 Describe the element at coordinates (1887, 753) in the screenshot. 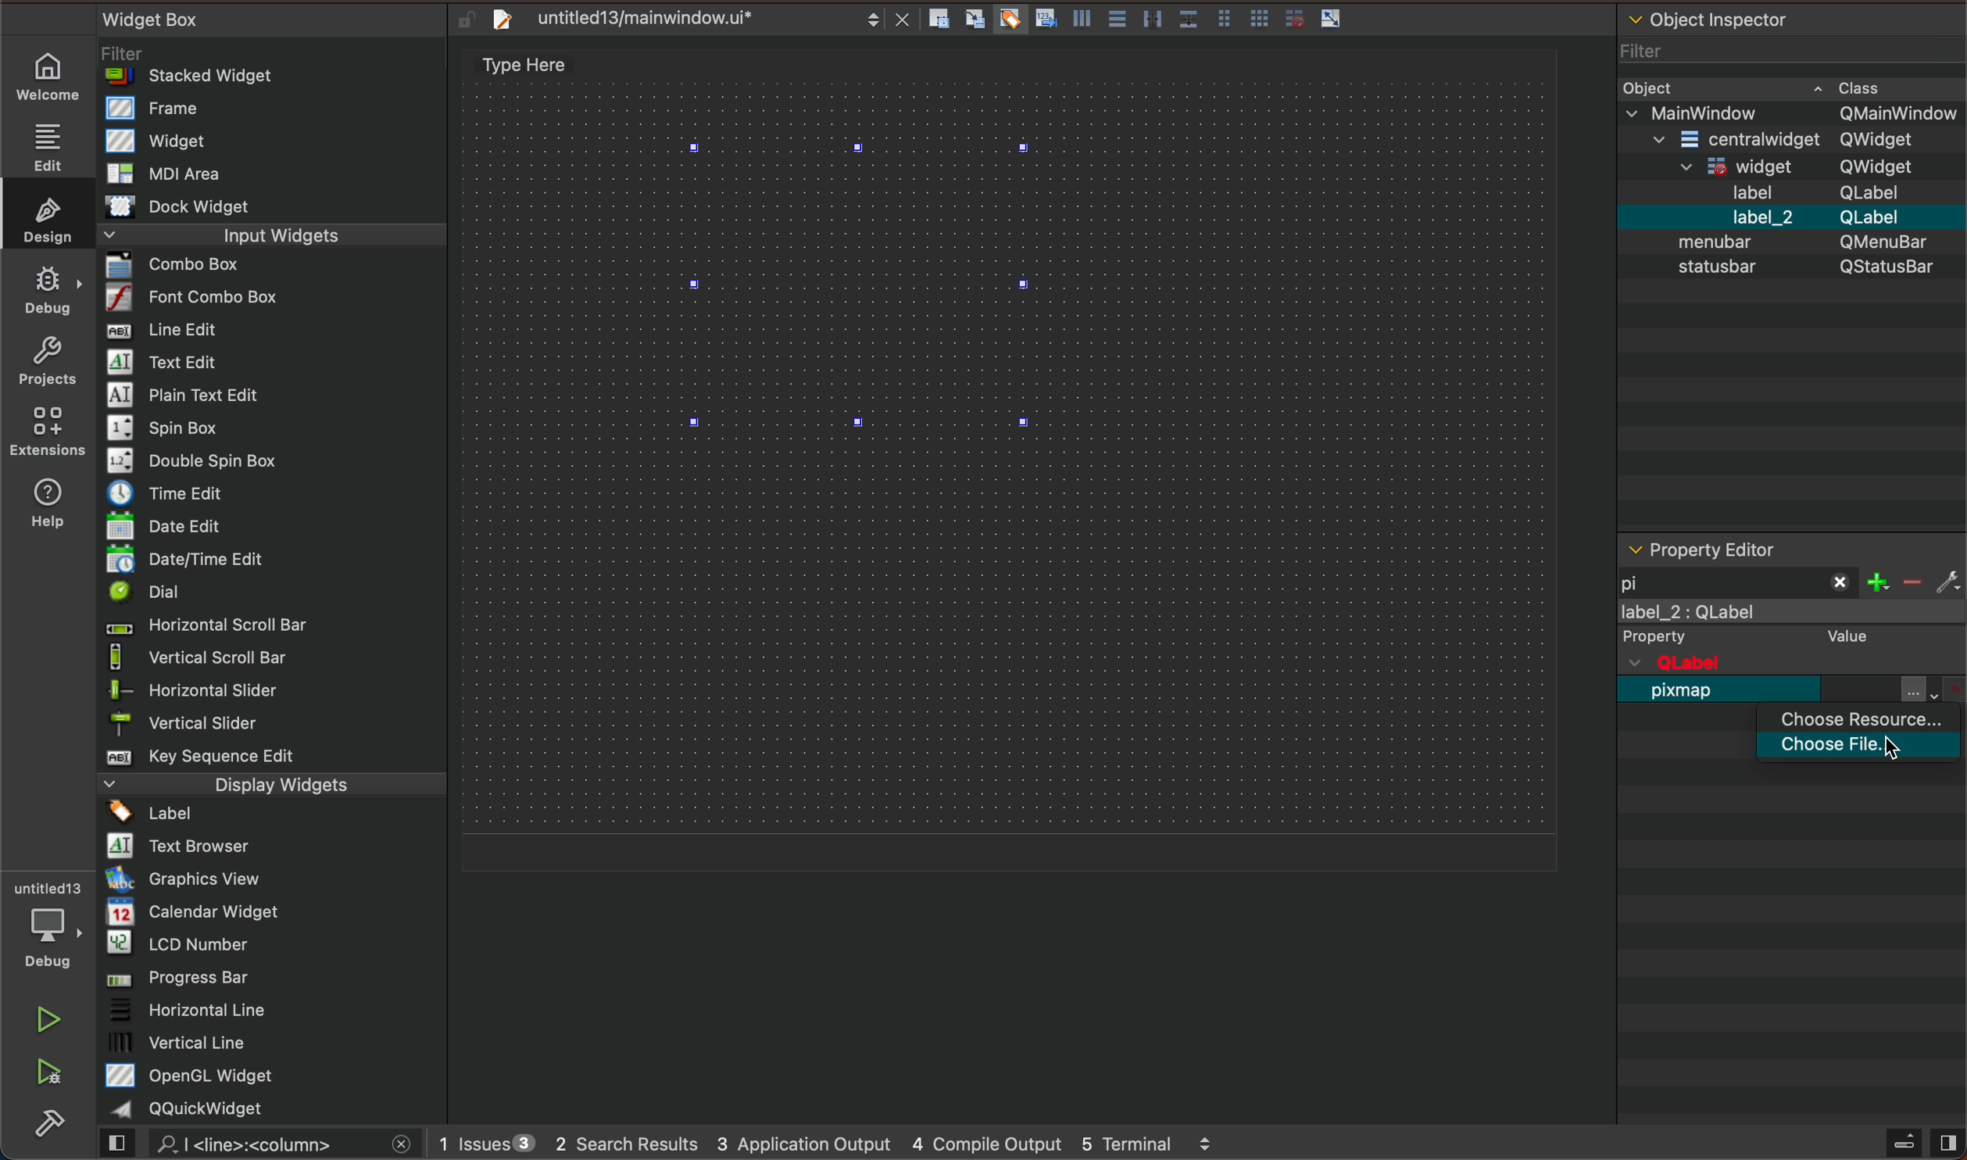

I see `cursor` at that location.